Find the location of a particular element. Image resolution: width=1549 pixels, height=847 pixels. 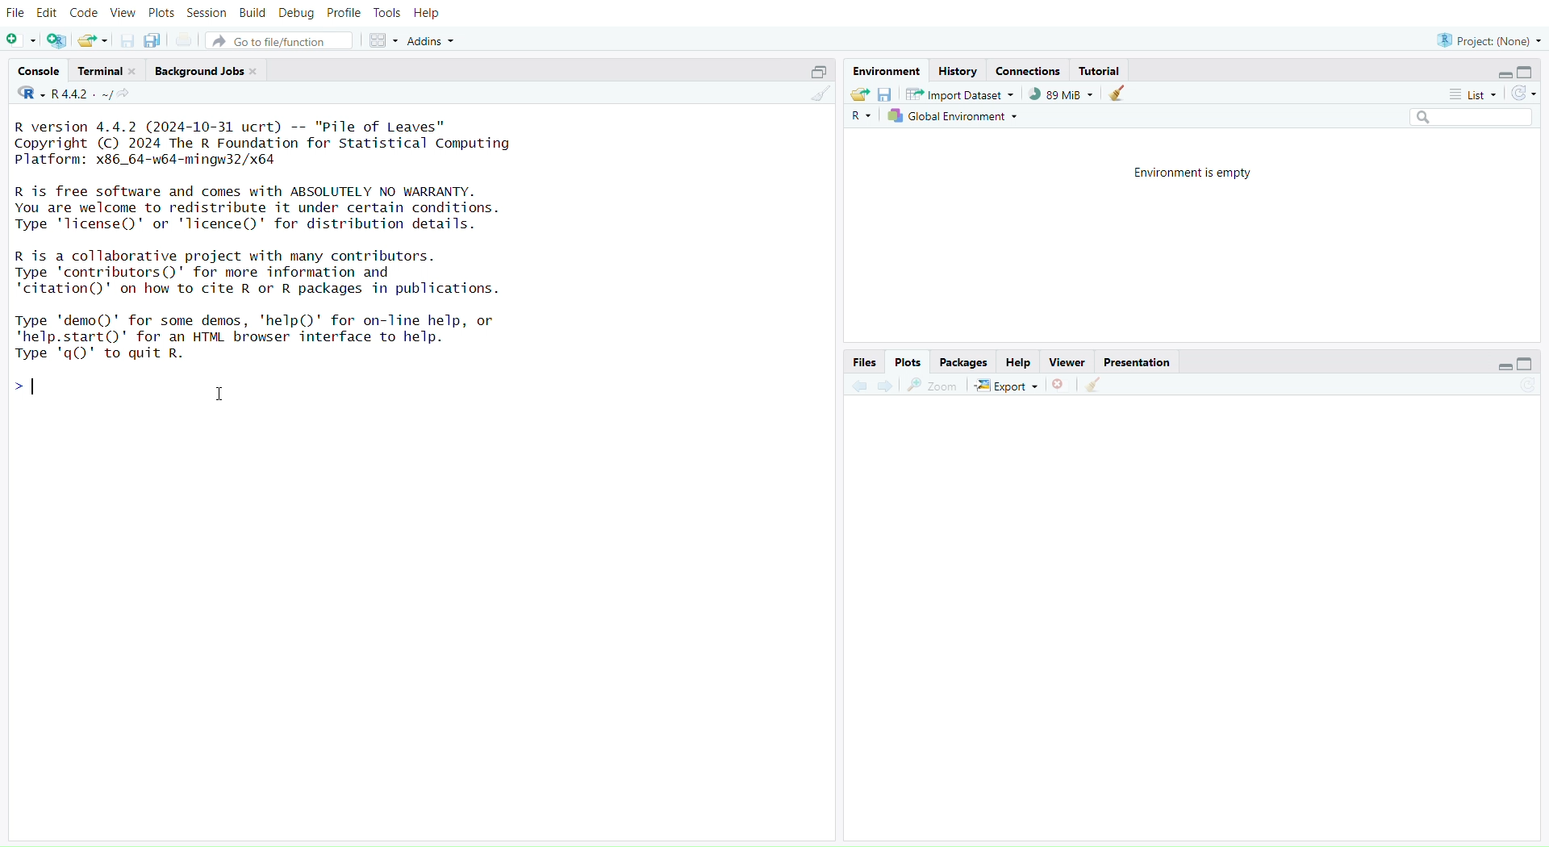

Text cursor is located at coordinates (223, 394).